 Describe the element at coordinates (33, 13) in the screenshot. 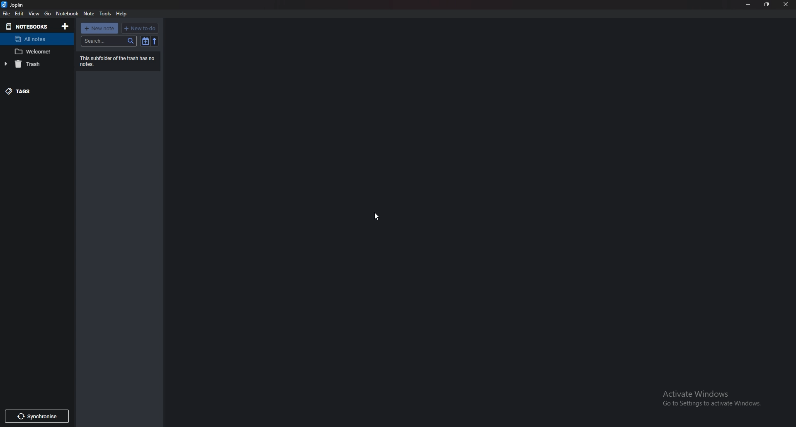

I see `view` at that location.